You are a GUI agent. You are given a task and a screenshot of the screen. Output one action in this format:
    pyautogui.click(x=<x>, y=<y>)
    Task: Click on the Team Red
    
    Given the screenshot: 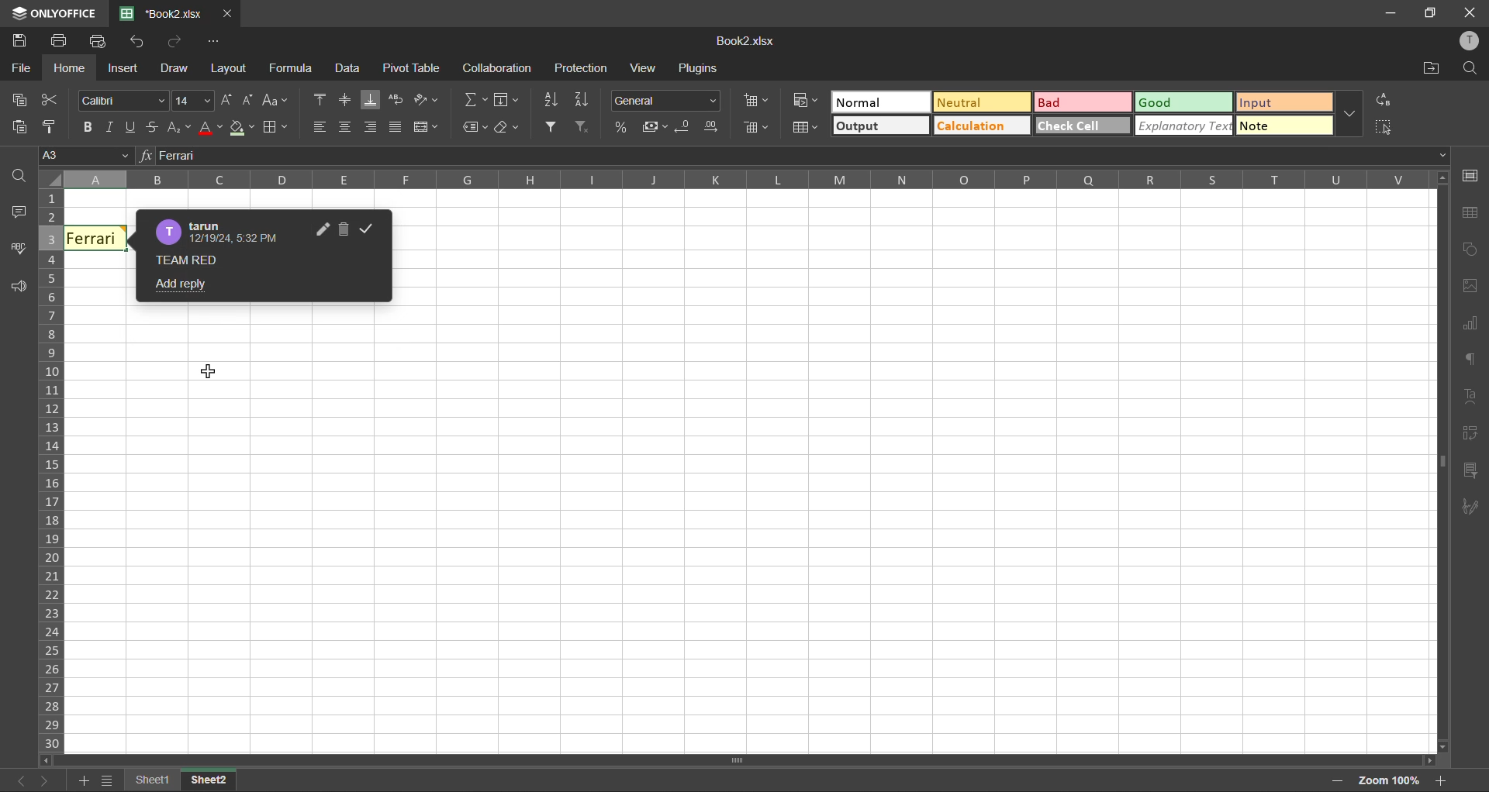 What is the action you would take?
    pyautogui.click(x=188, y=260)
    